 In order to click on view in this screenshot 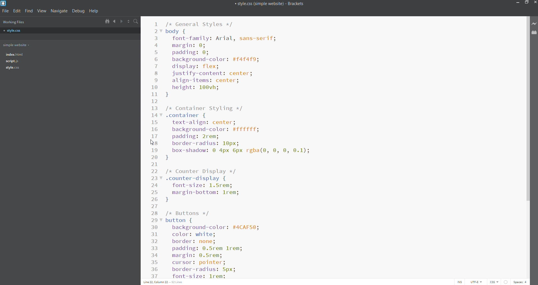, I will do `click(41, 11)`.